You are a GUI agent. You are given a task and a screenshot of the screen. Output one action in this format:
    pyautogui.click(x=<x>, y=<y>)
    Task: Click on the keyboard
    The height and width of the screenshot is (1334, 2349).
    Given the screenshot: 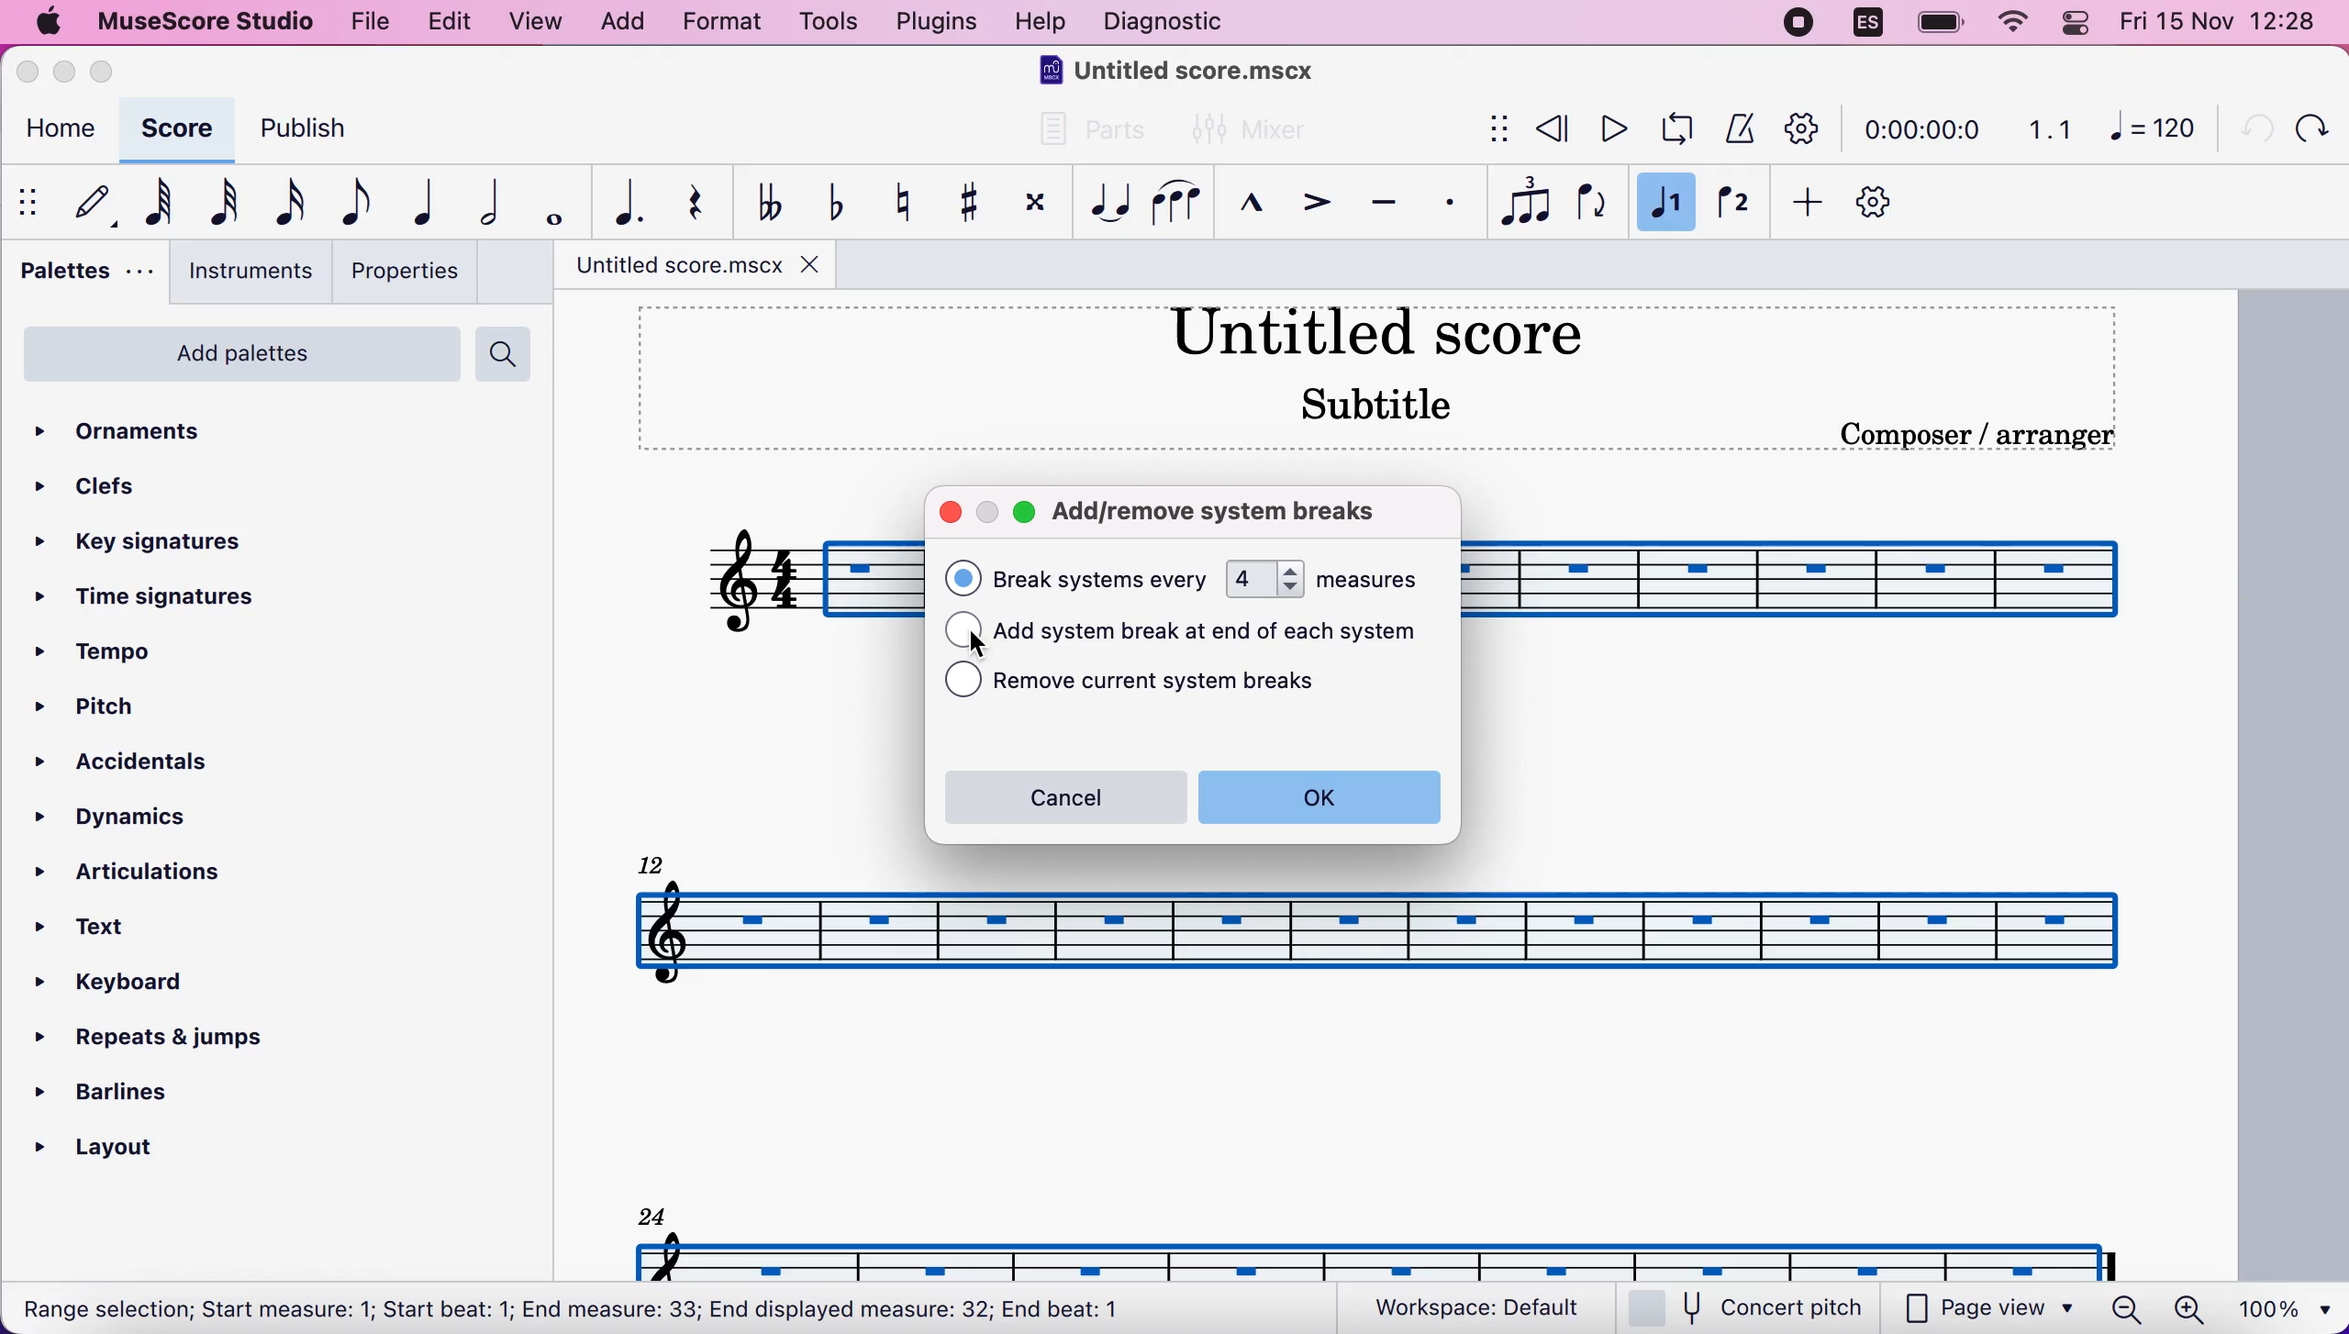 What is the action you would take?
    pyautogui.click(x=132, y=986)
    